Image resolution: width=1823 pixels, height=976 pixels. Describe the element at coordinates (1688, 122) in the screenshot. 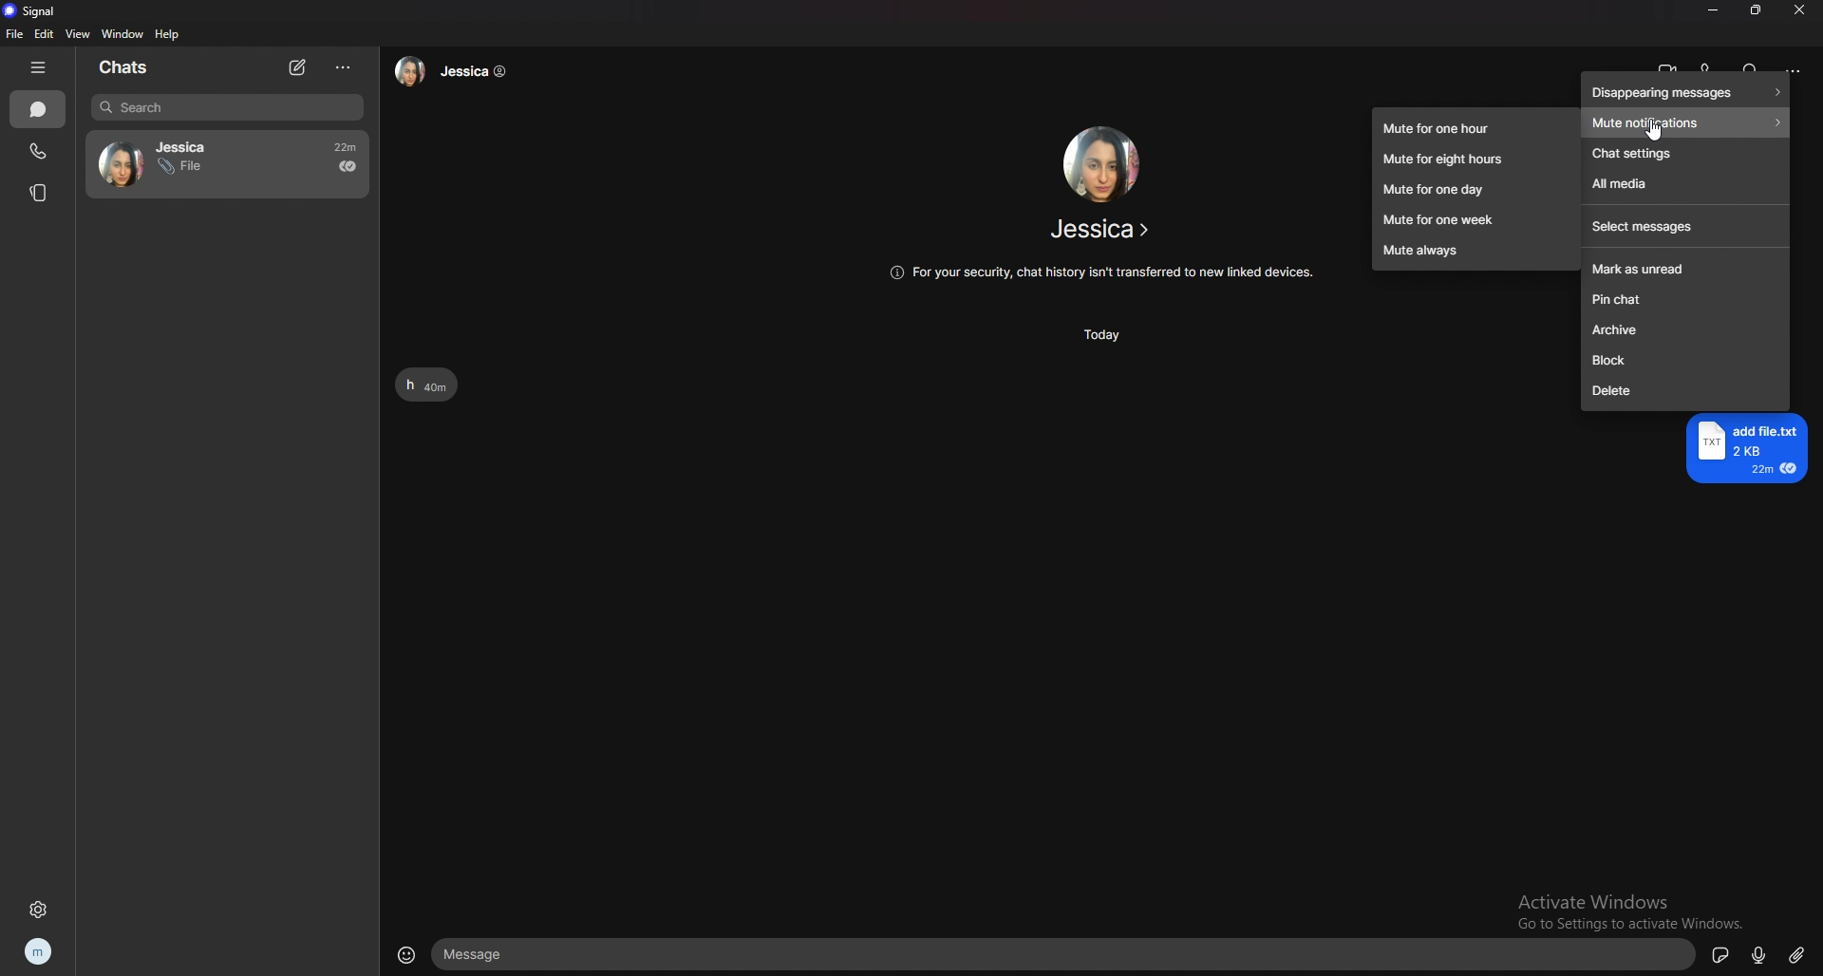

I see `mute notifications` at that location.